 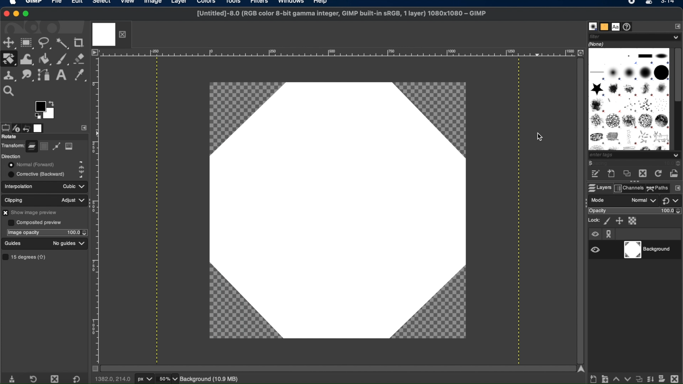 I want to click on restore tool preset, so click(x=35, y=378).